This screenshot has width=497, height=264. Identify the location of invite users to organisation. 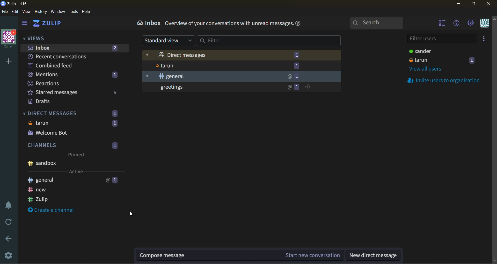
(446, 81).